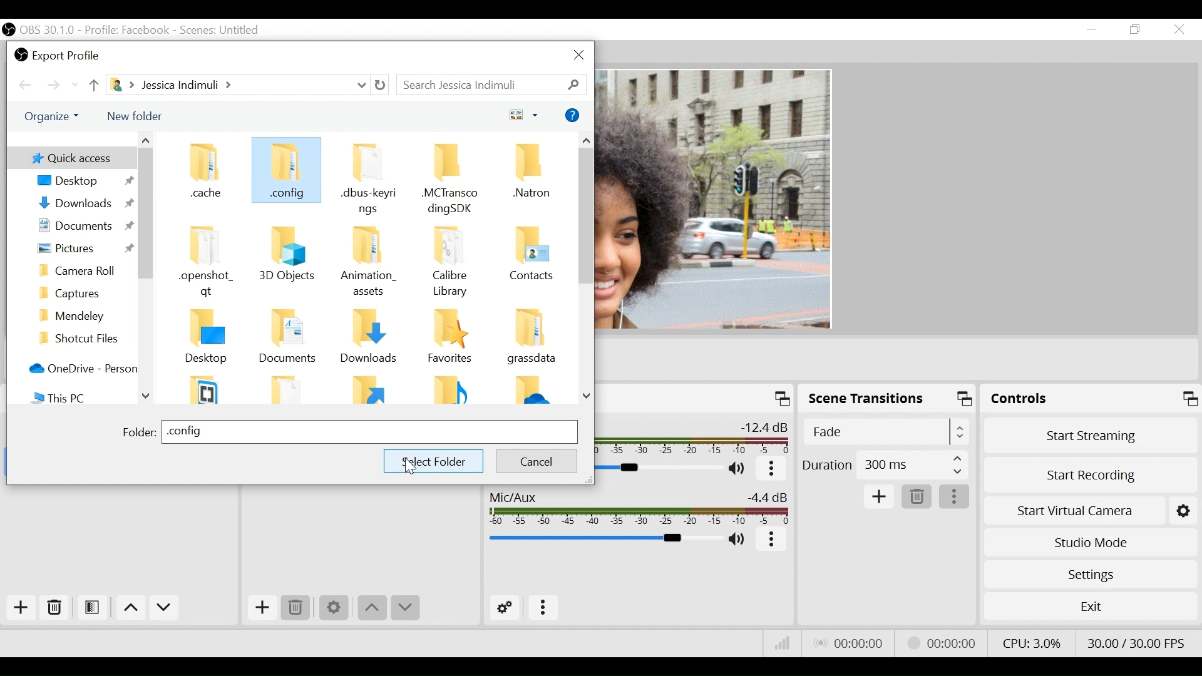 The width and height of the screenshot is (1202, 676). I want to click on This PC, so click(81, 397).